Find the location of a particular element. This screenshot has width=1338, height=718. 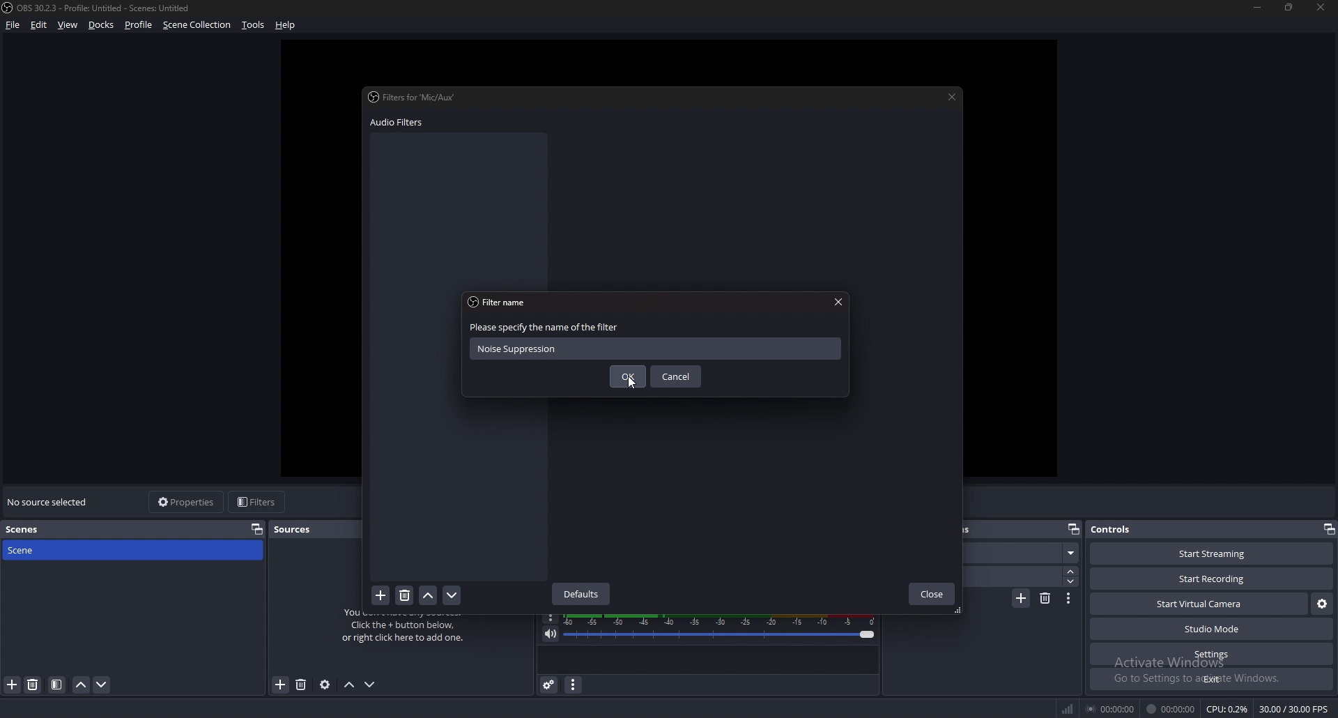

minimize is located at coordinates (1258, 8).